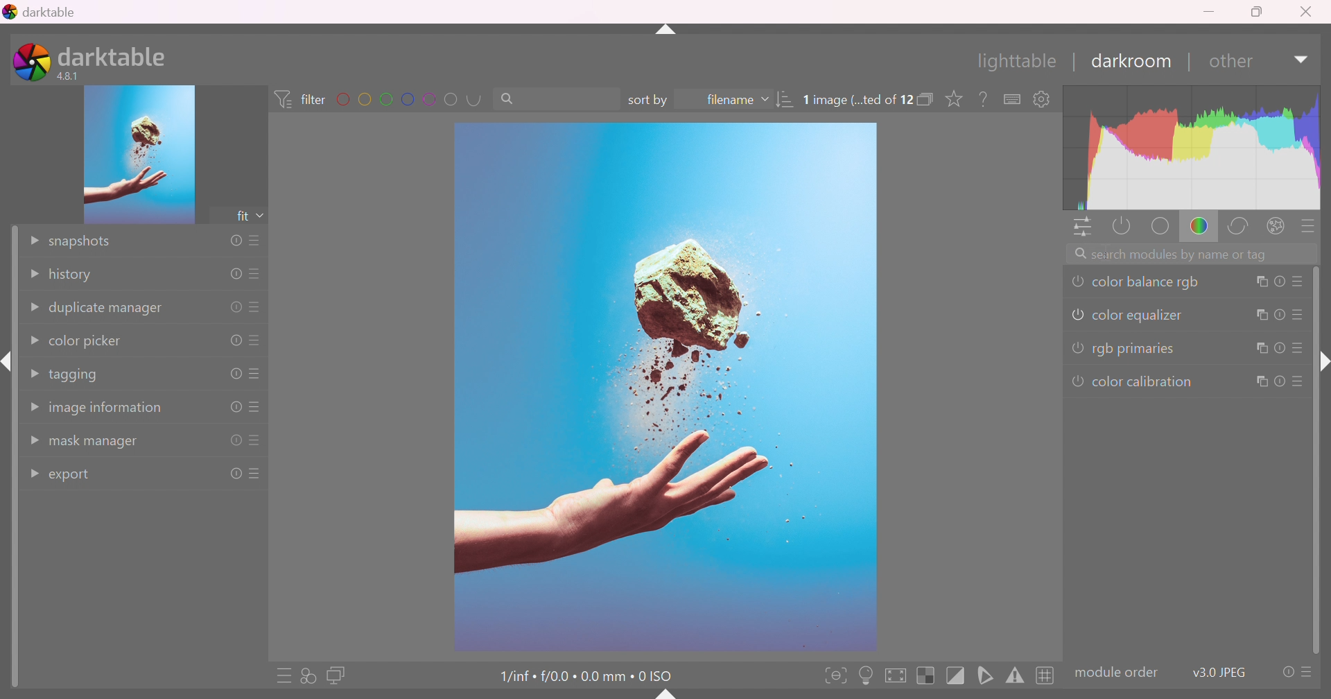 This screenshot has height=699, width=1331. What do you see at coordinates (1260, 382) in the screenshot?
I see `multiple instance actions` at bounding box center [1260, 382].